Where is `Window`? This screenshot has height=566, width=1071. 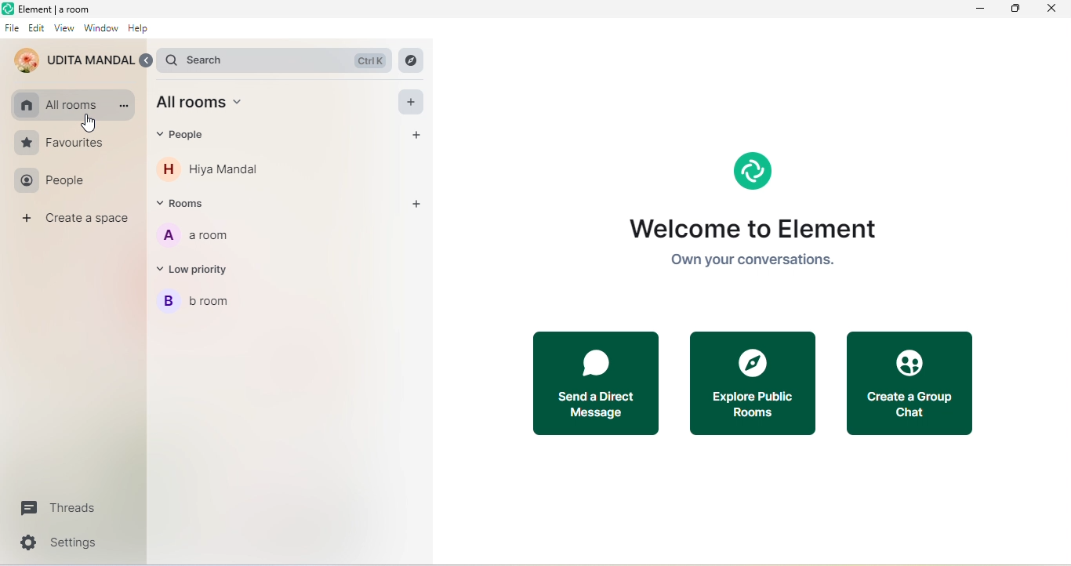 Window is located at coordinates (100, 30).